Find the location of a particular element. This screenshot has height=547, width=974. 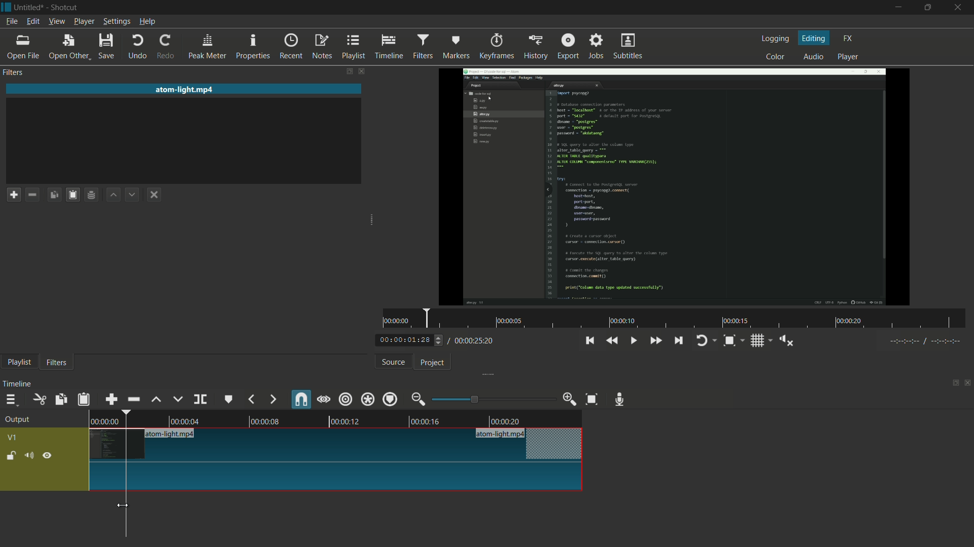

open other is located at coordinates (69, 47).